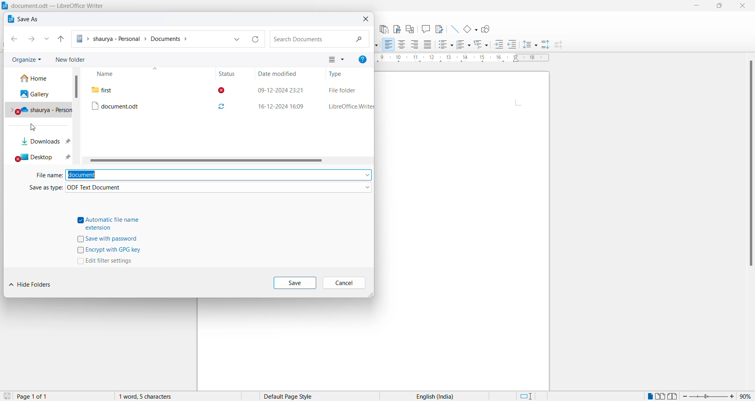 The image size is (755, 401). I want to click on Search box, so click(319, 39).